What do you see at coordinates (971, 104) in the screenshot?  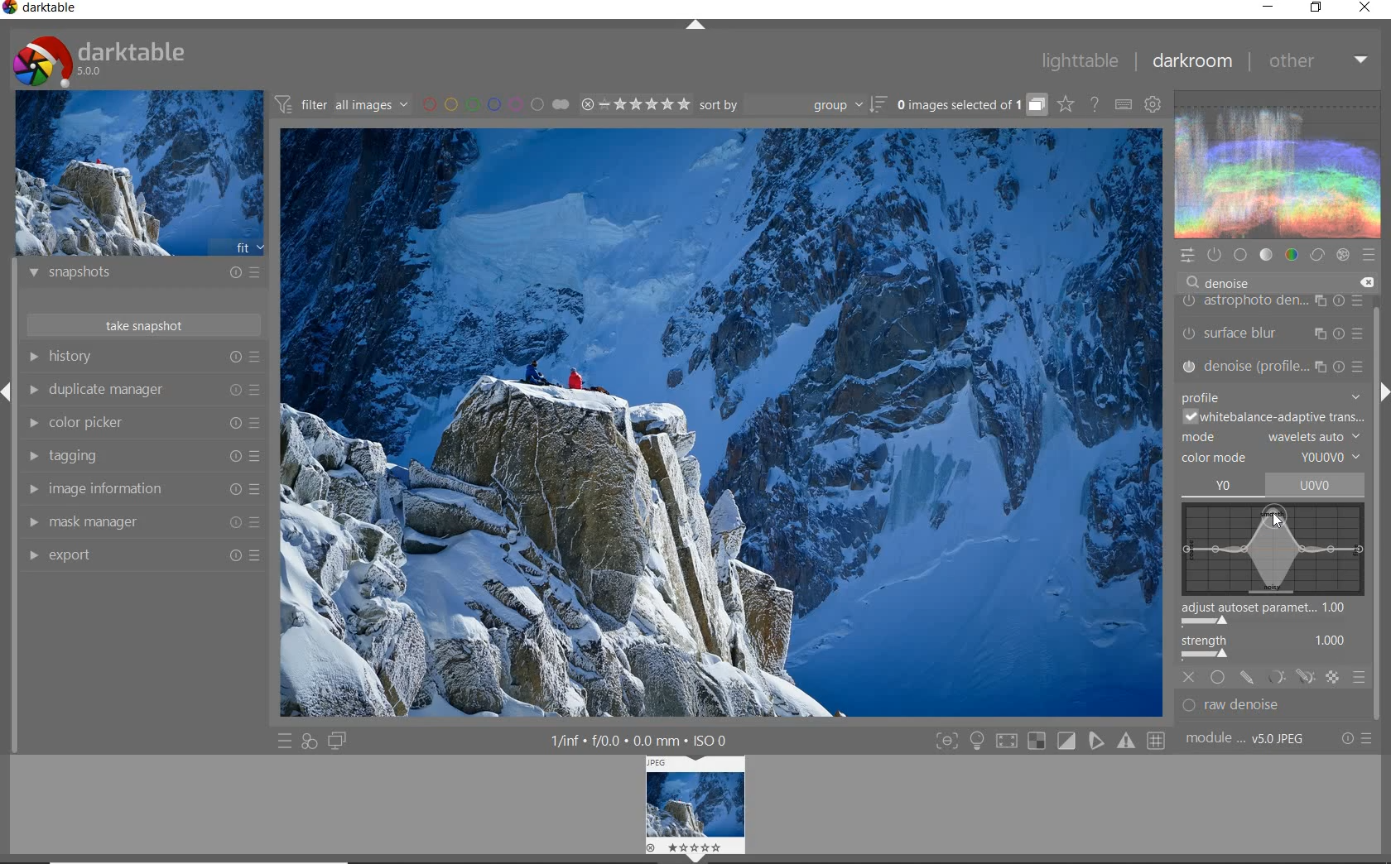 I see `grouped images` at bounding box center [971, 104].